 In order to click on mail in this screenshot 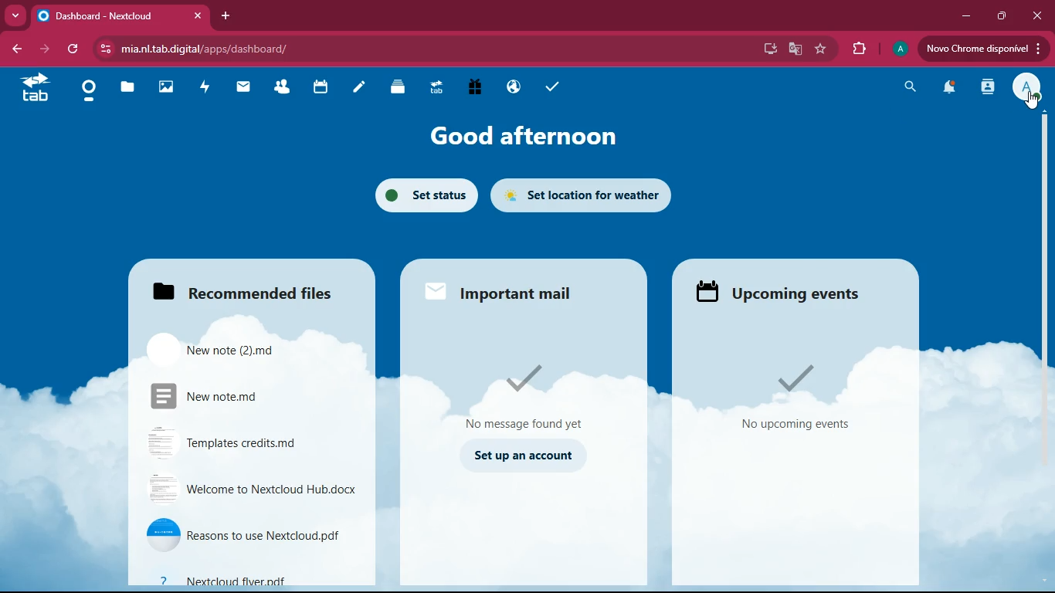, I will do `click(507, 291)`.